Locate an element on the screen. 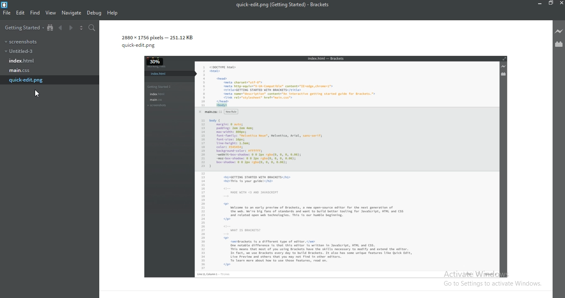 This screenshot has height=298, width=565. restore is located at coordinates (551, 3).